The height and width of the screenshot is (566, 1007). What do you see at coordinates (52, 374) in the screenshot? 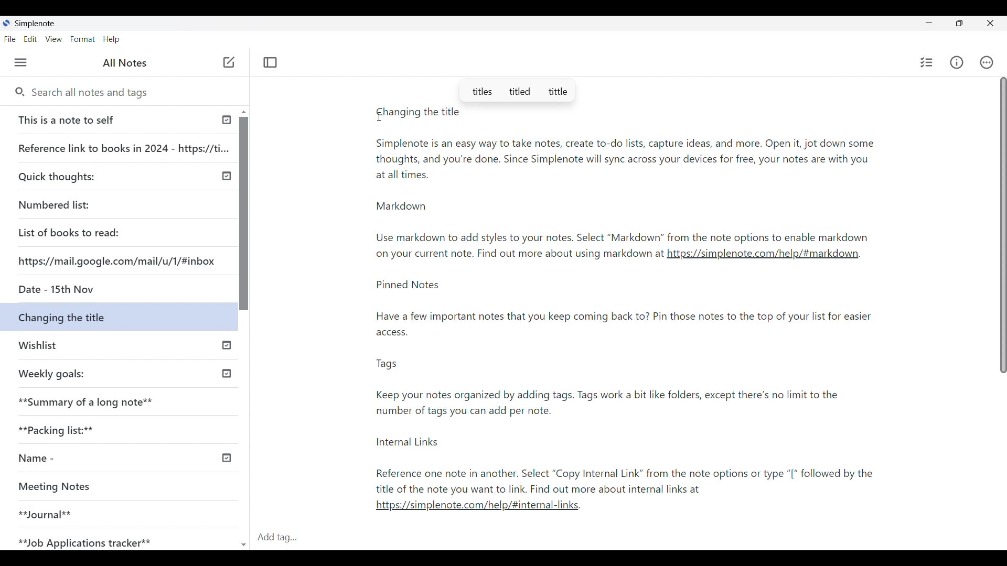
I see `Weekly goals` at bounding box center [52, 374].